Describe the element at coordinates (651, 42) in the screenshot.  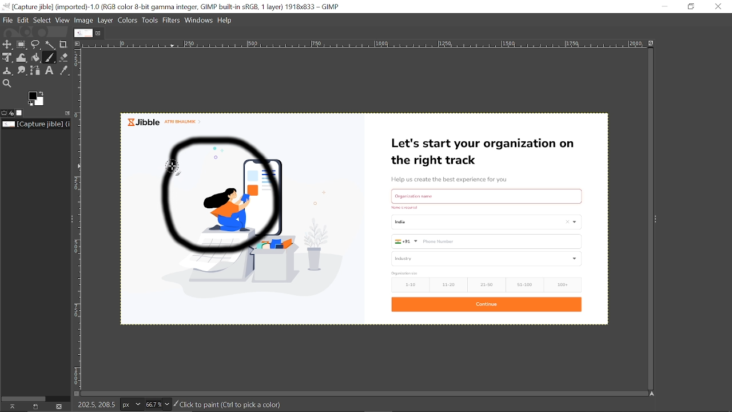
I see `Zoom images when window size changes` at that location.